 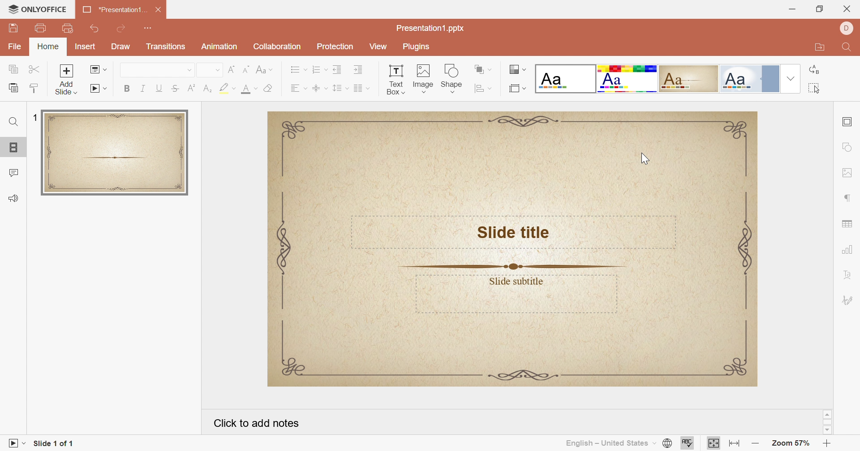 I want to click on Blank, so click(x=565, y=79).